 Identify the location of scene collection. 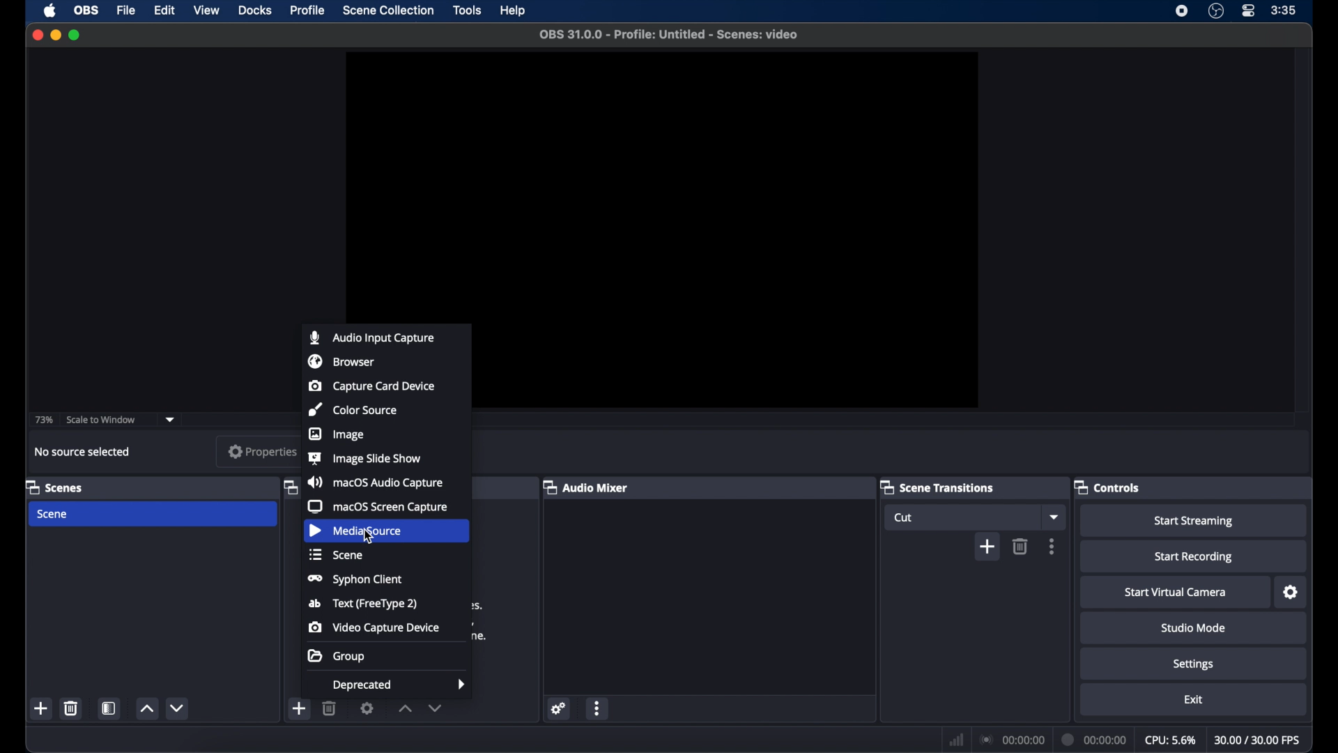
(390, 10).